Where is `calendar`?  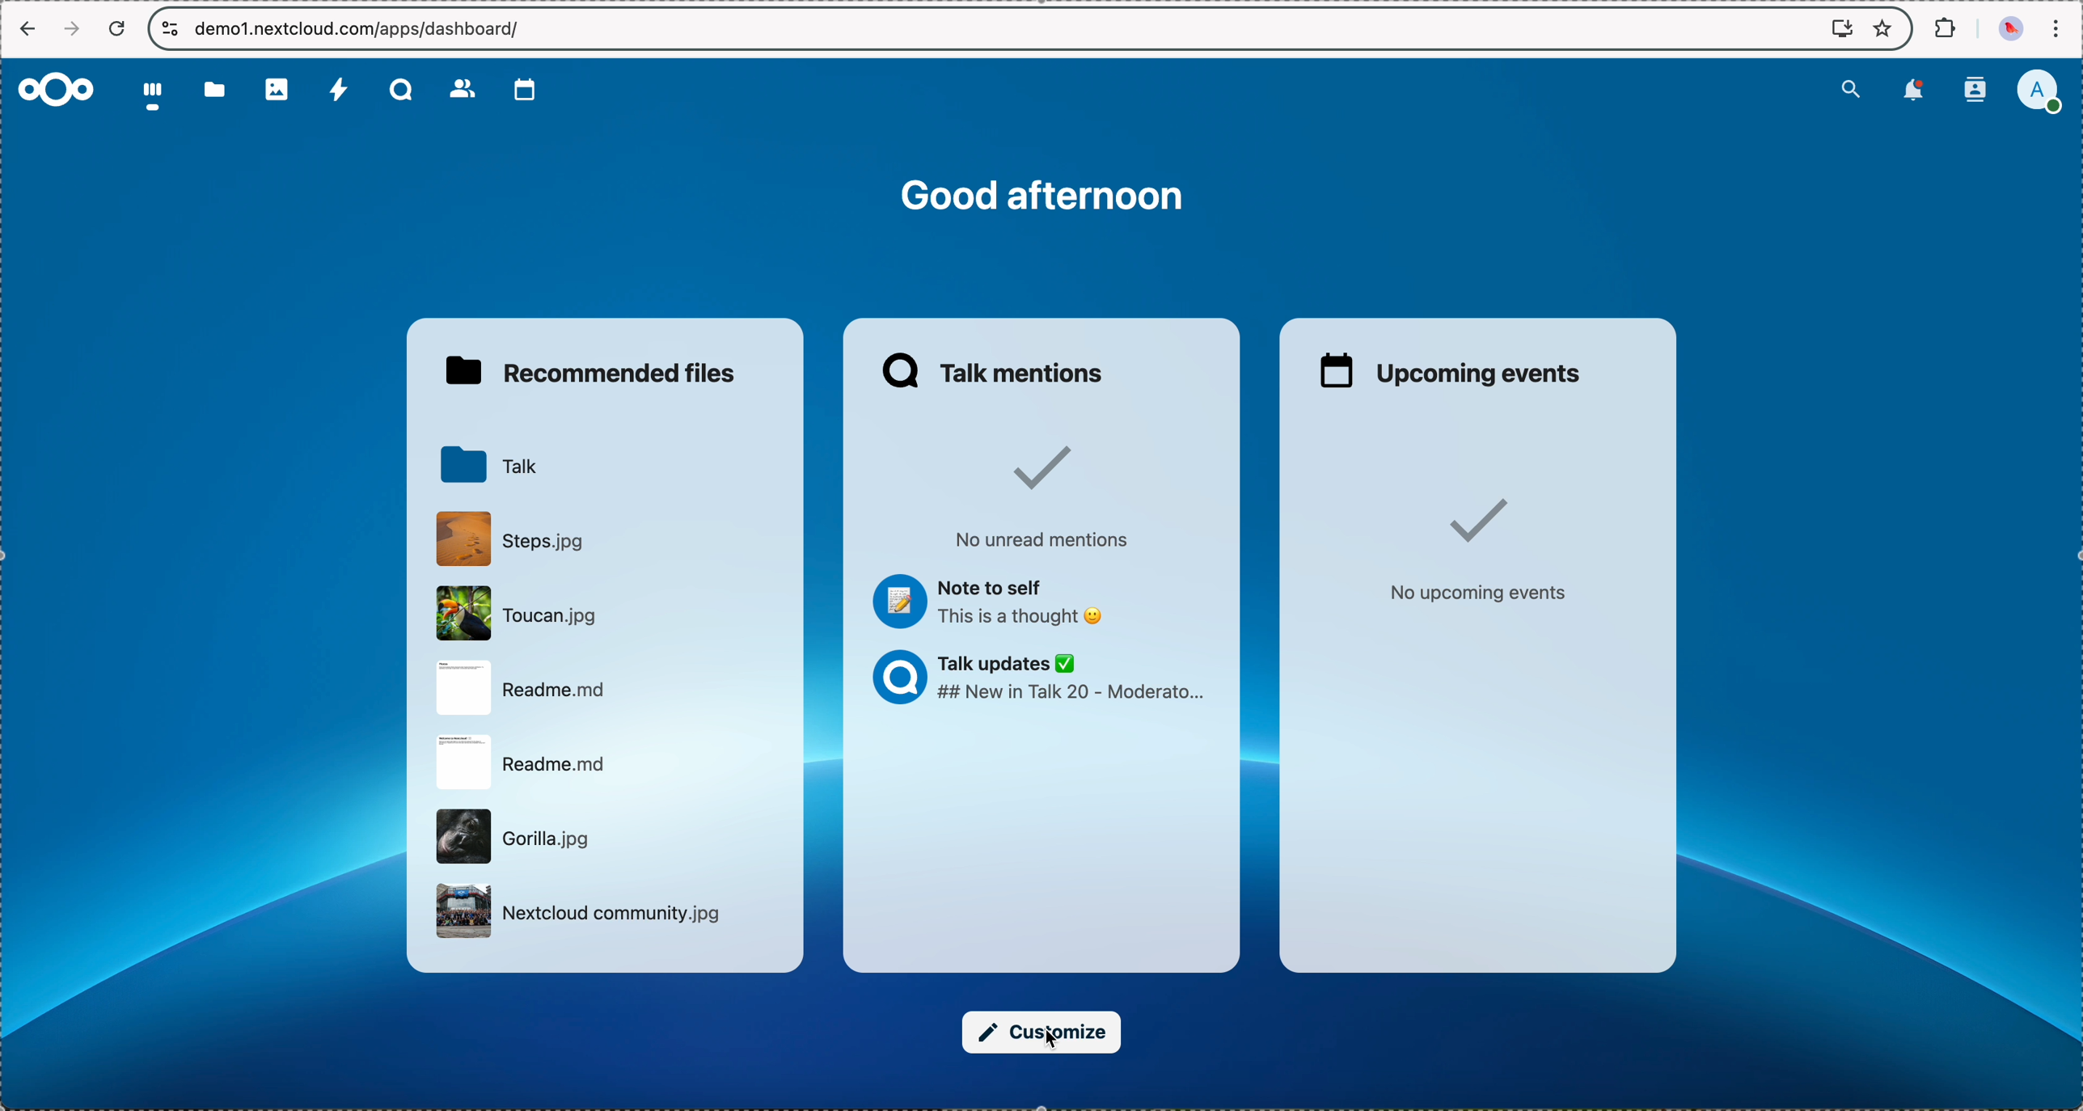
calendar is located at coordinates (525, 90).